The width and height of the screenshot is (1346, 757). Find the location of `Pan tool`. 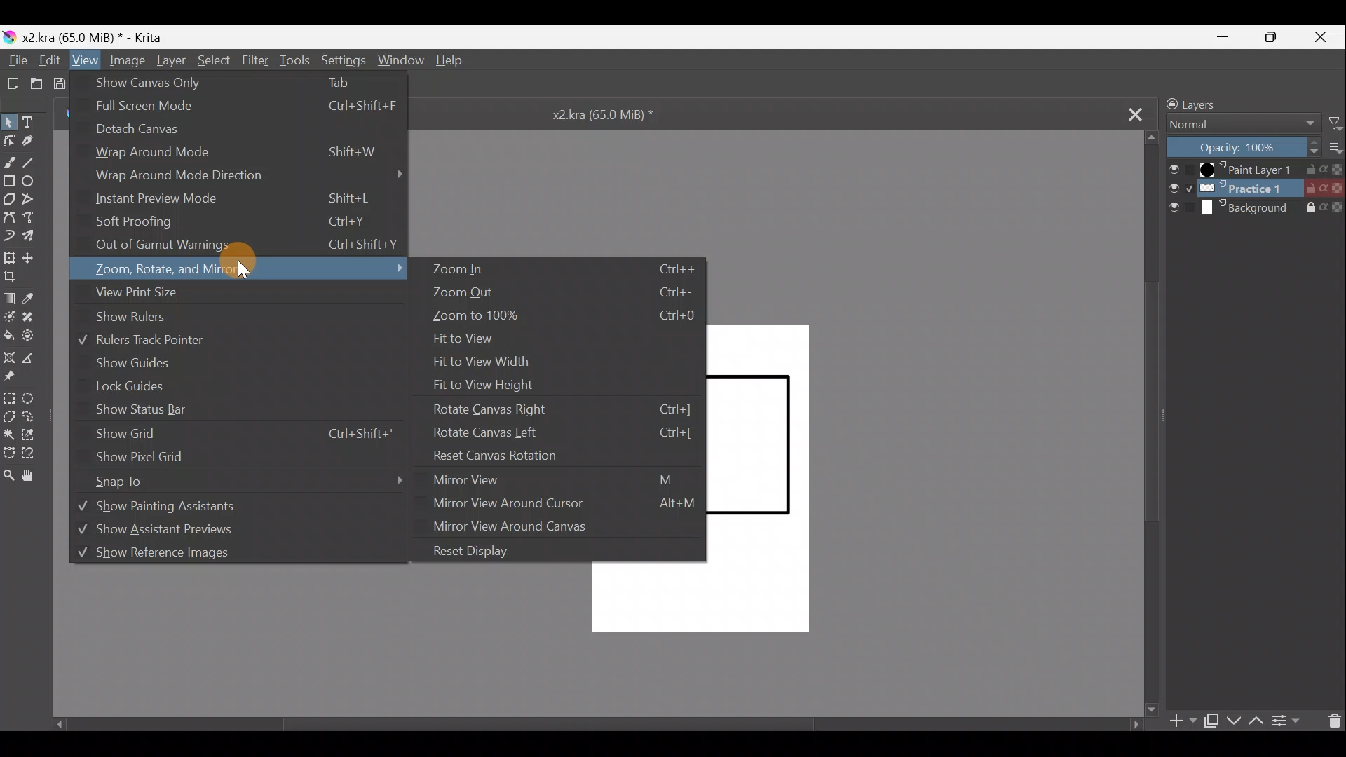

Pan tool is located at coordinates (33, 477).